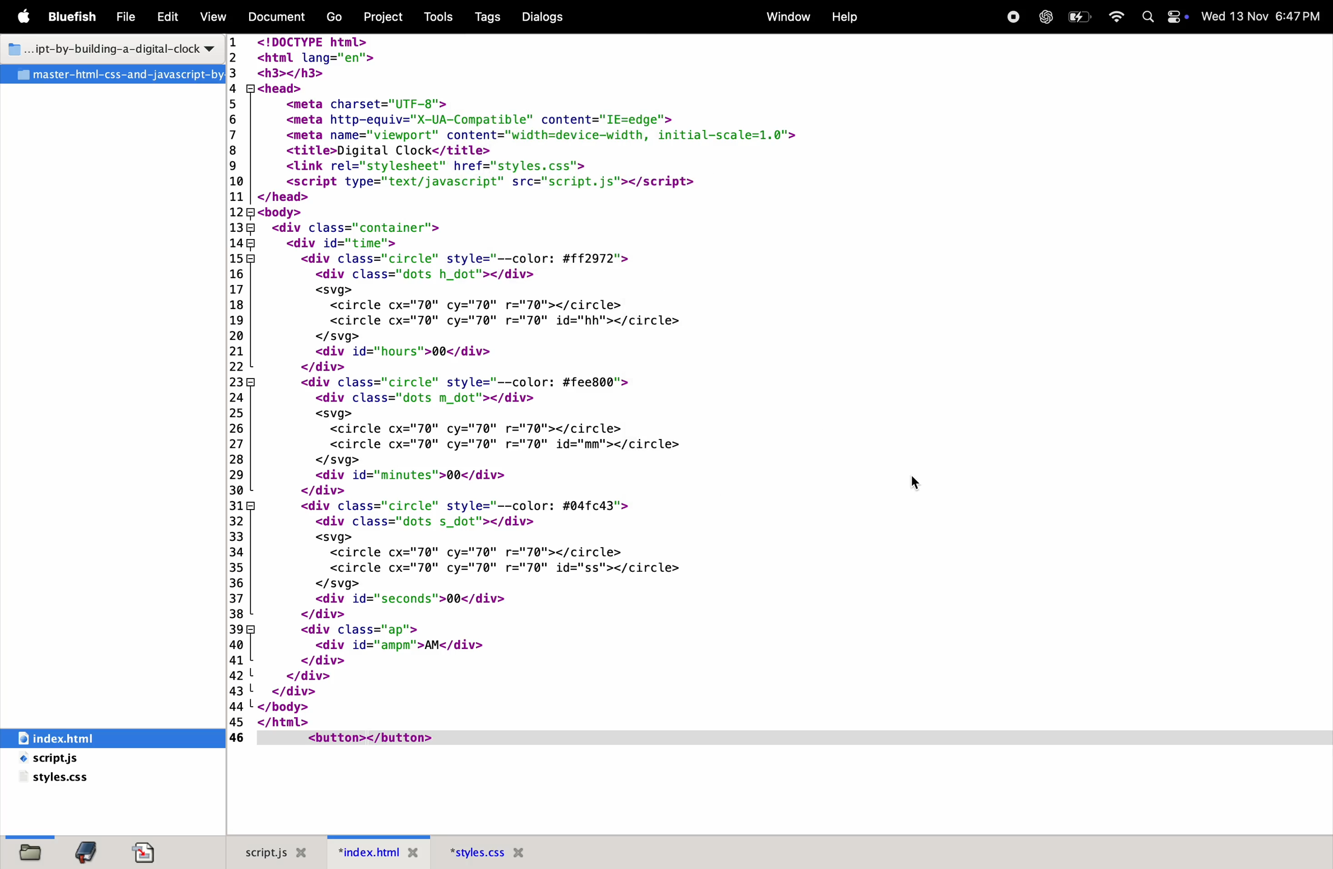  I want to click on Spotlight search, so click(1149, 17).